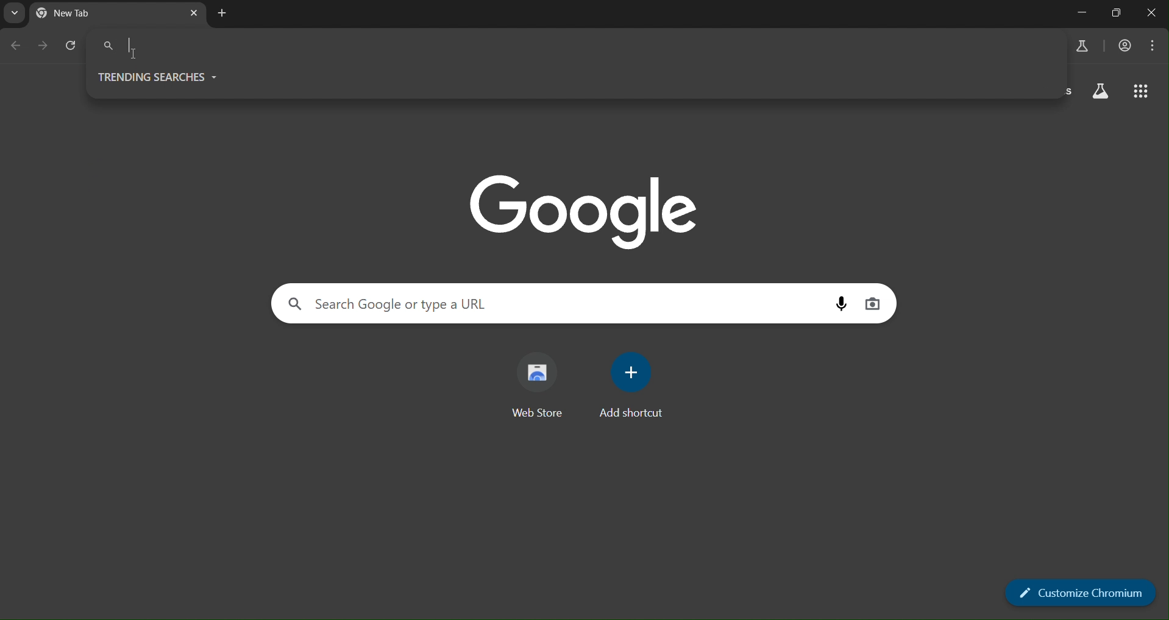 The image size is (1169, 620). I want to click on customize chromium, so click(1079, 591).